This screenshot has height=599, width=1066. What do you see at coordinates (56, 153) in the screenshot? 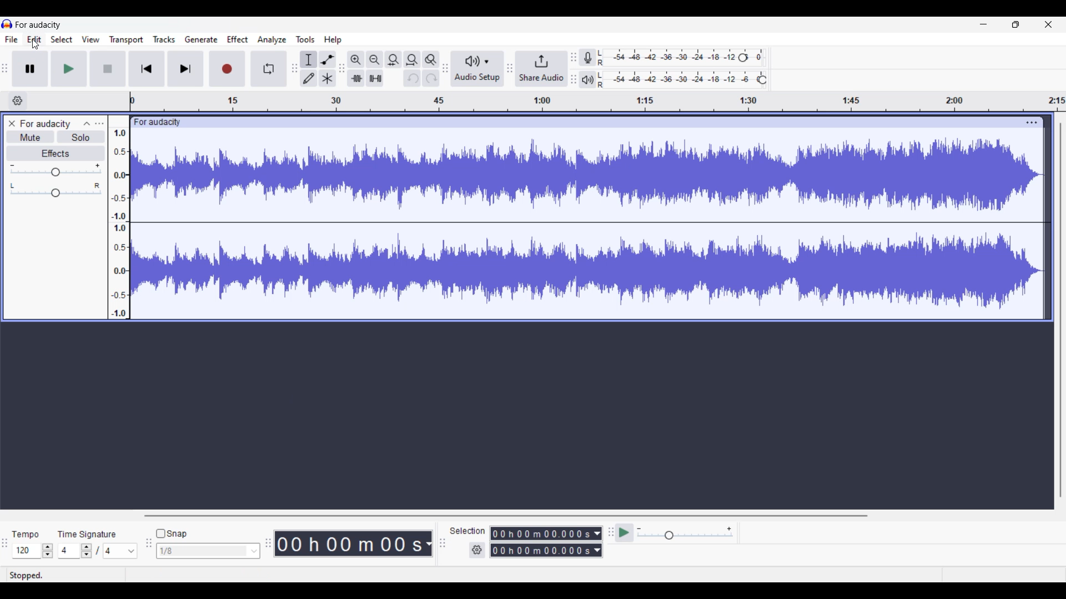
I see `Effects` at bounding box center [56, 153].